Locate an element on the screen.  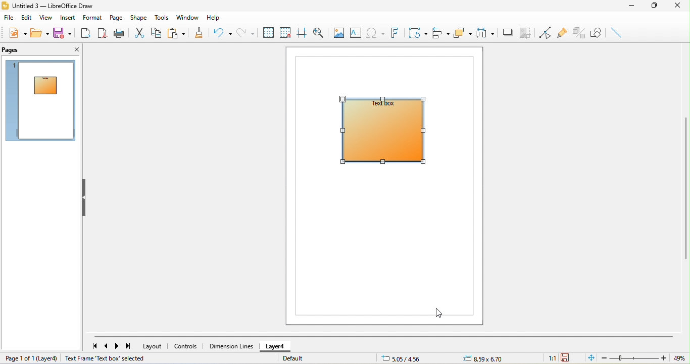
transformation is located at coordinates (418, 32).